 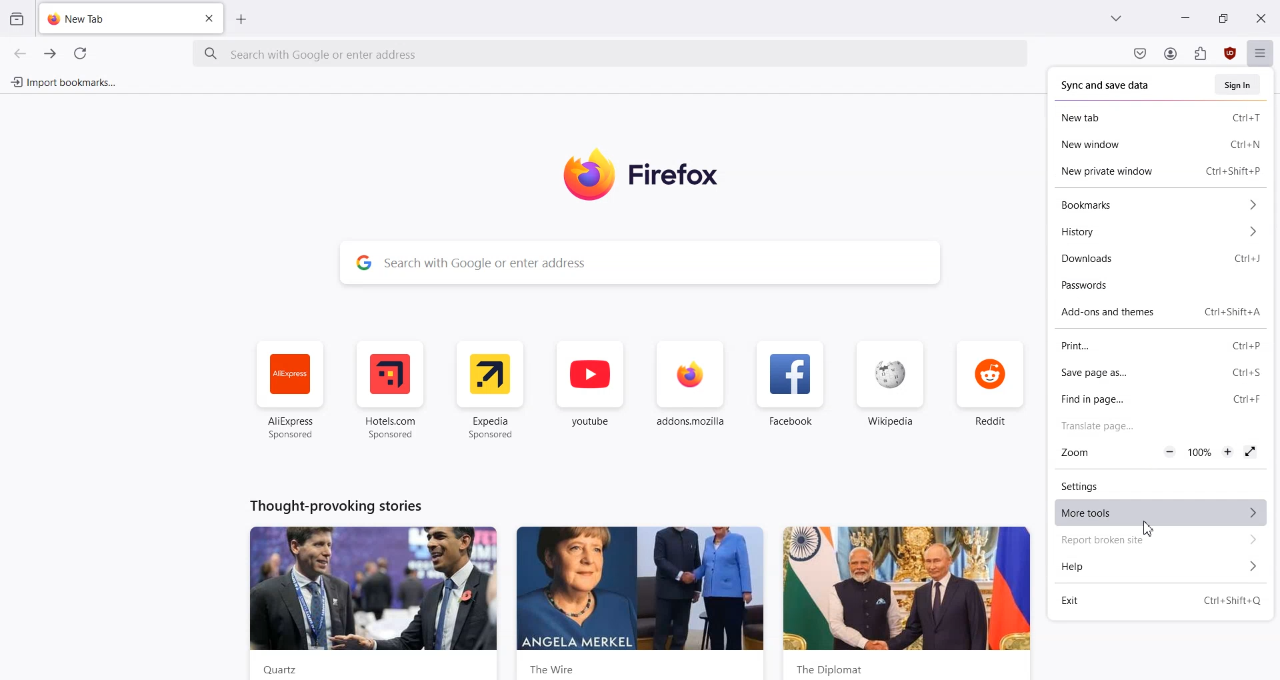 I want to click on Find in pages, so click(x=1127, y=398).